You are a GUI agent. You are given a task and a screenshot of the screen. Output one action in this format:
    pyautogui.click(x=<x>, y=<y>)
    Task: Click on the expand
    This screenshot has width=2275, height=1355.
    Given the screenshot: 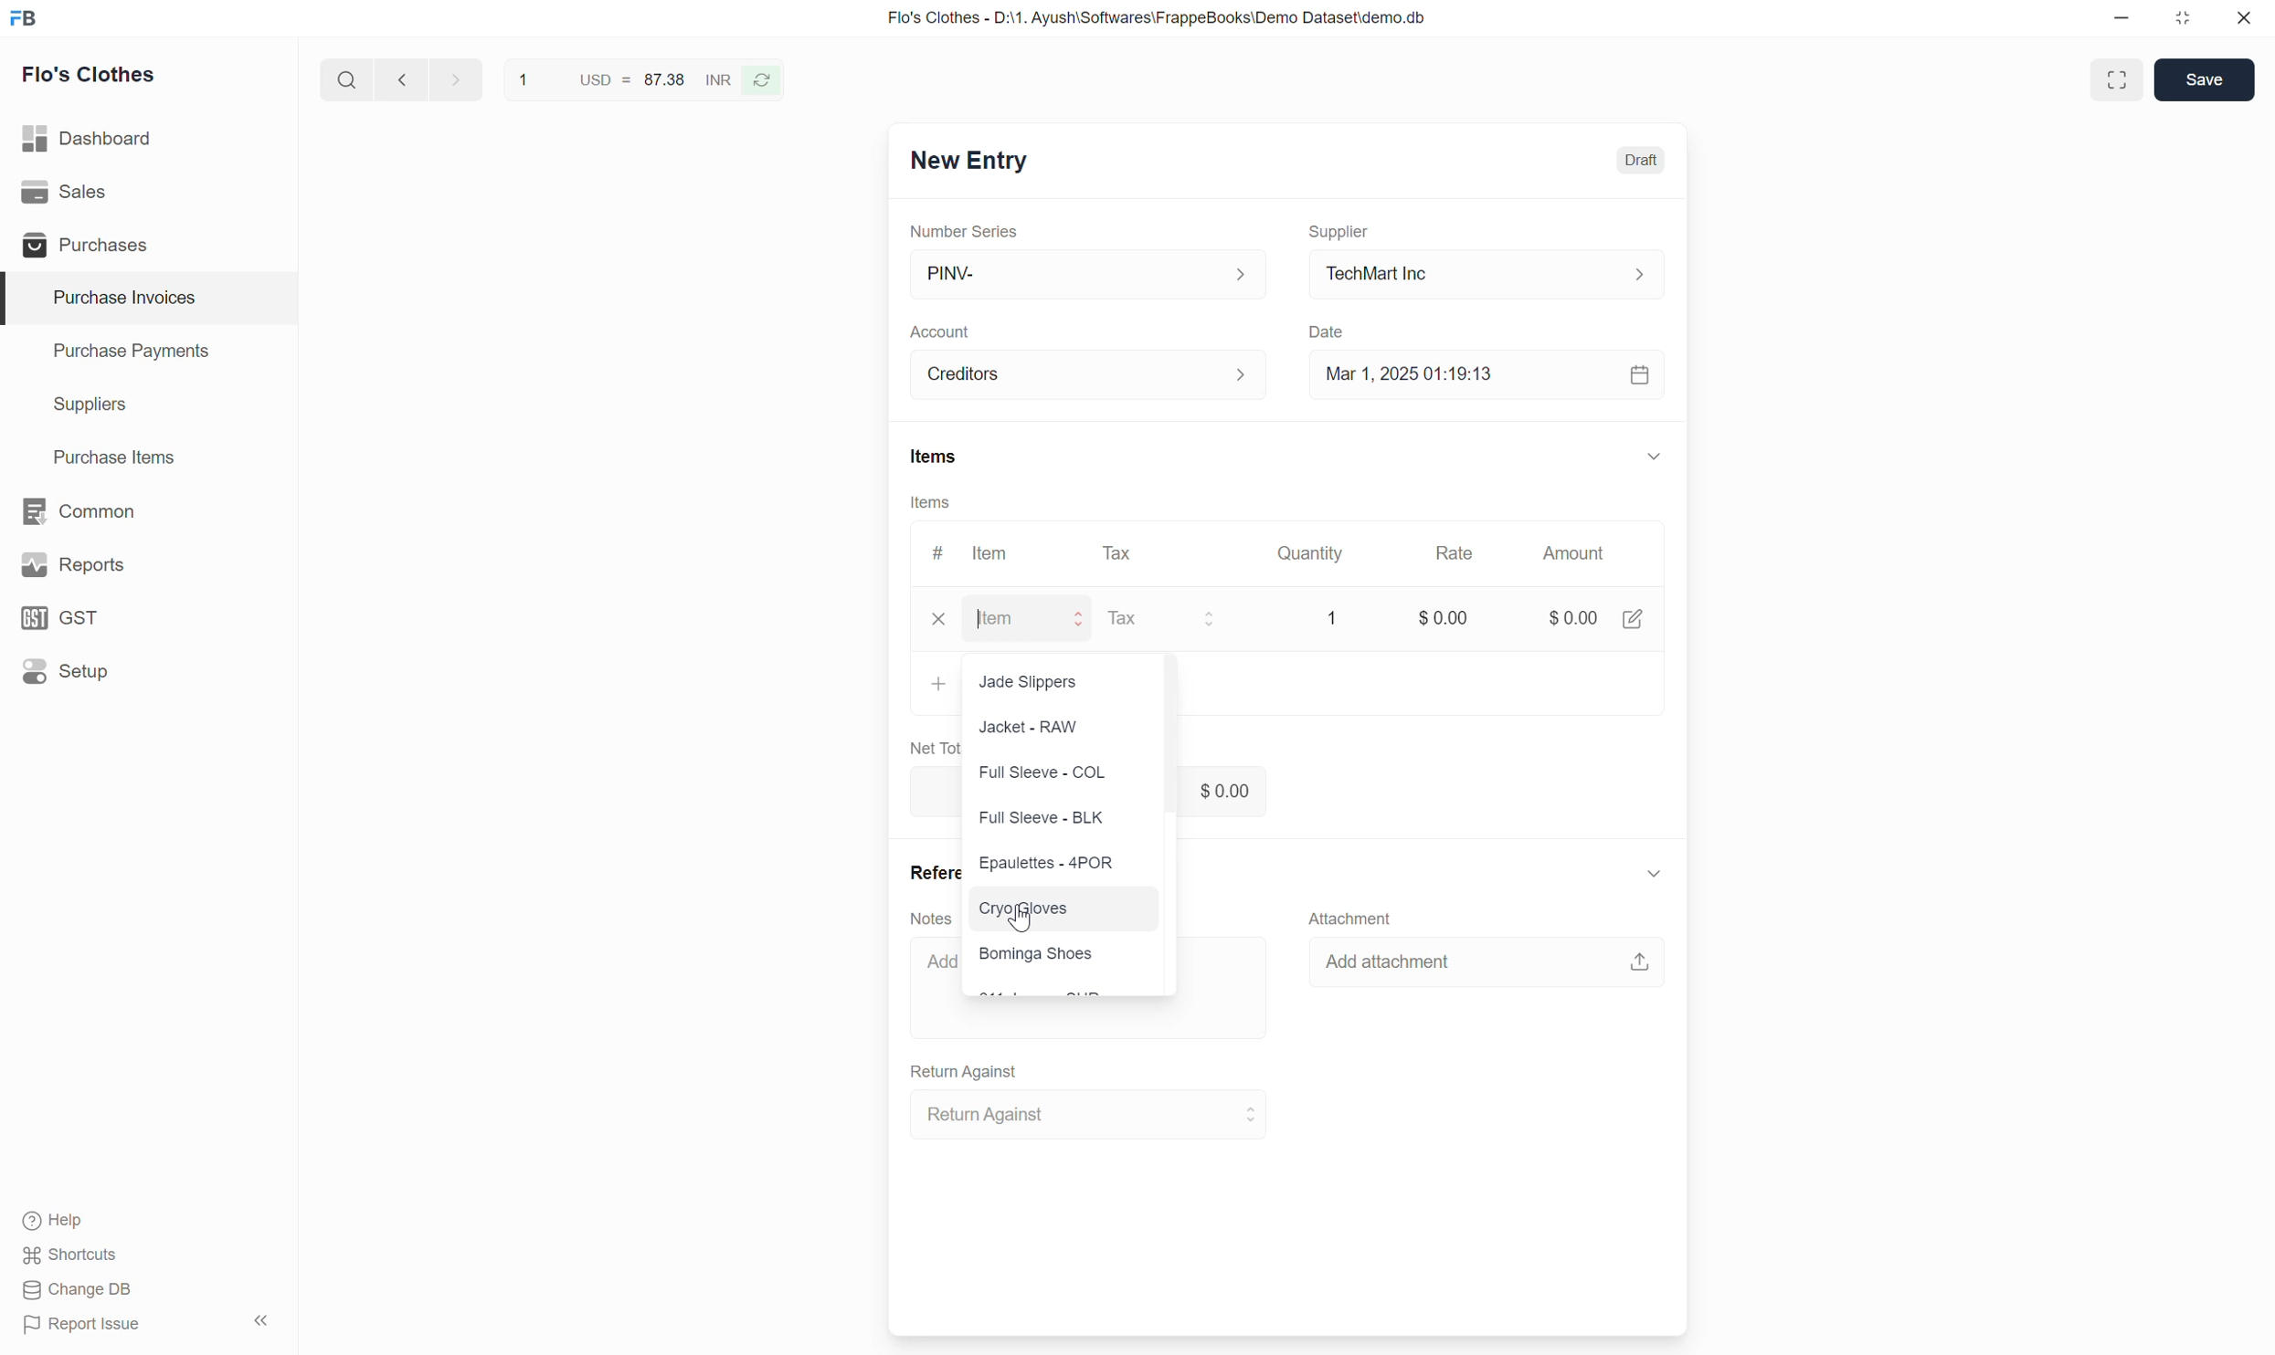 What is the action you would take?
    pyautogui.click(x=1651, y=871)
    